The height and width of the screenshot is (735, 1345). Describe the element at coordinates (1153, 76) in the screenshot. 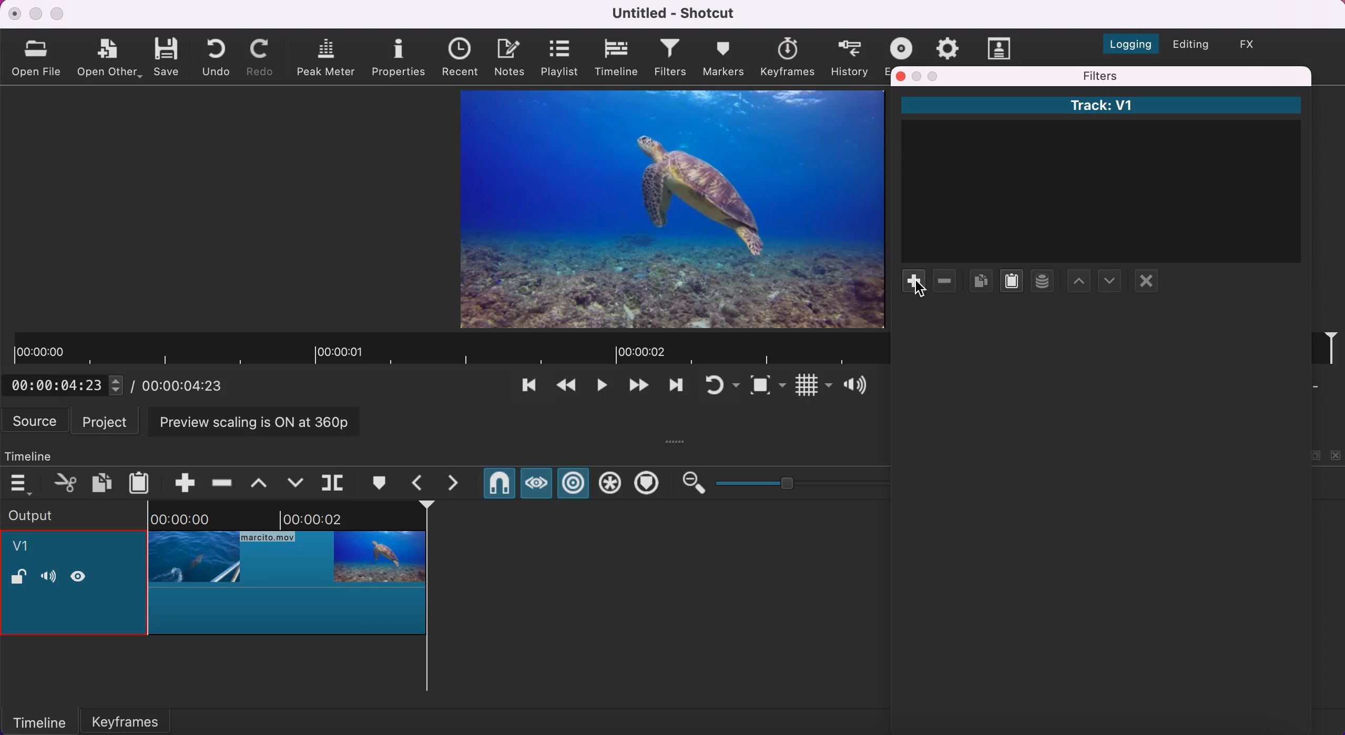

I see `filters` at that location.